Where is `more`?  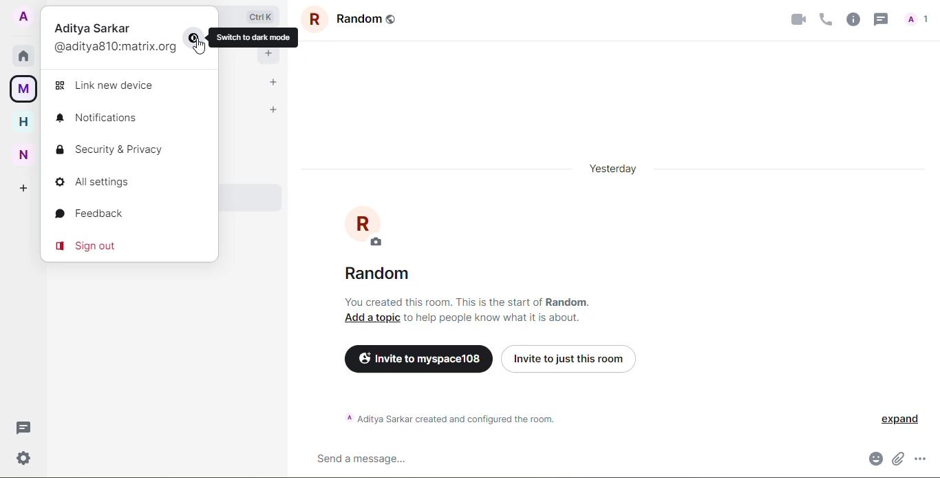
more is located at coordinates (922, 459).